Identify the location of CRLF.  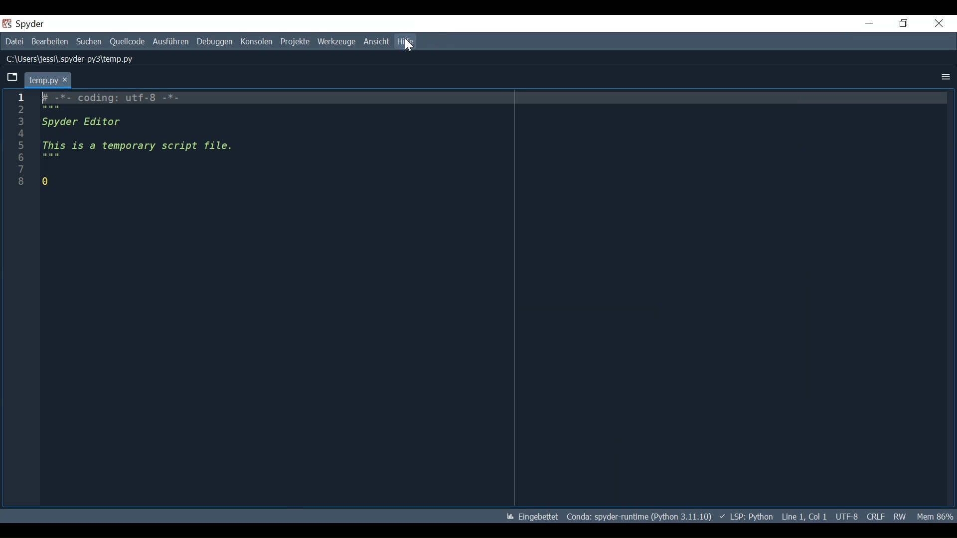
(876, 517).